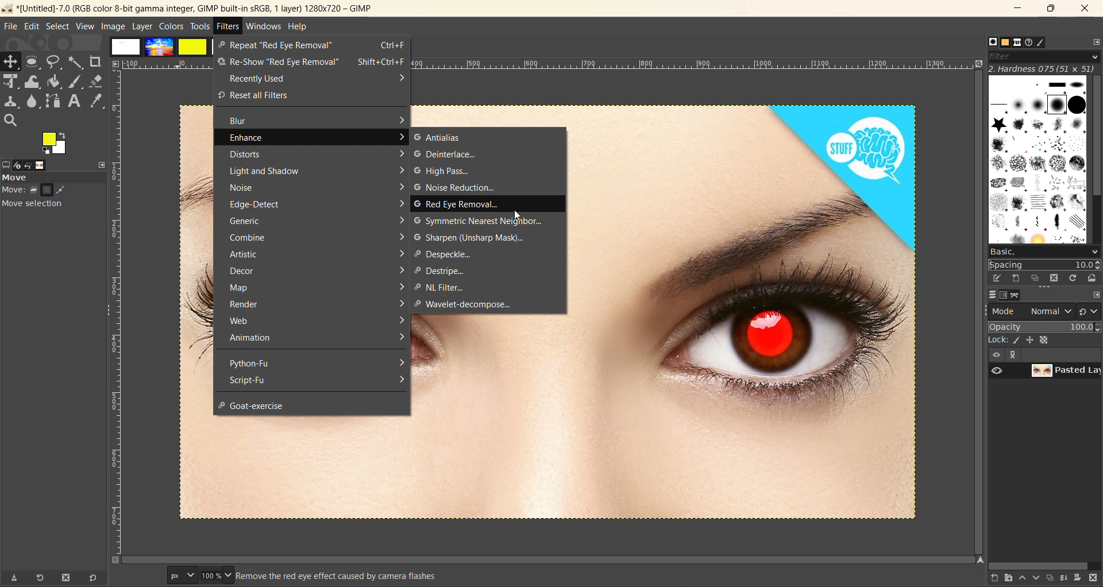 The image size is (1103, 587). I want to click on edge detect, so click(317, 204).